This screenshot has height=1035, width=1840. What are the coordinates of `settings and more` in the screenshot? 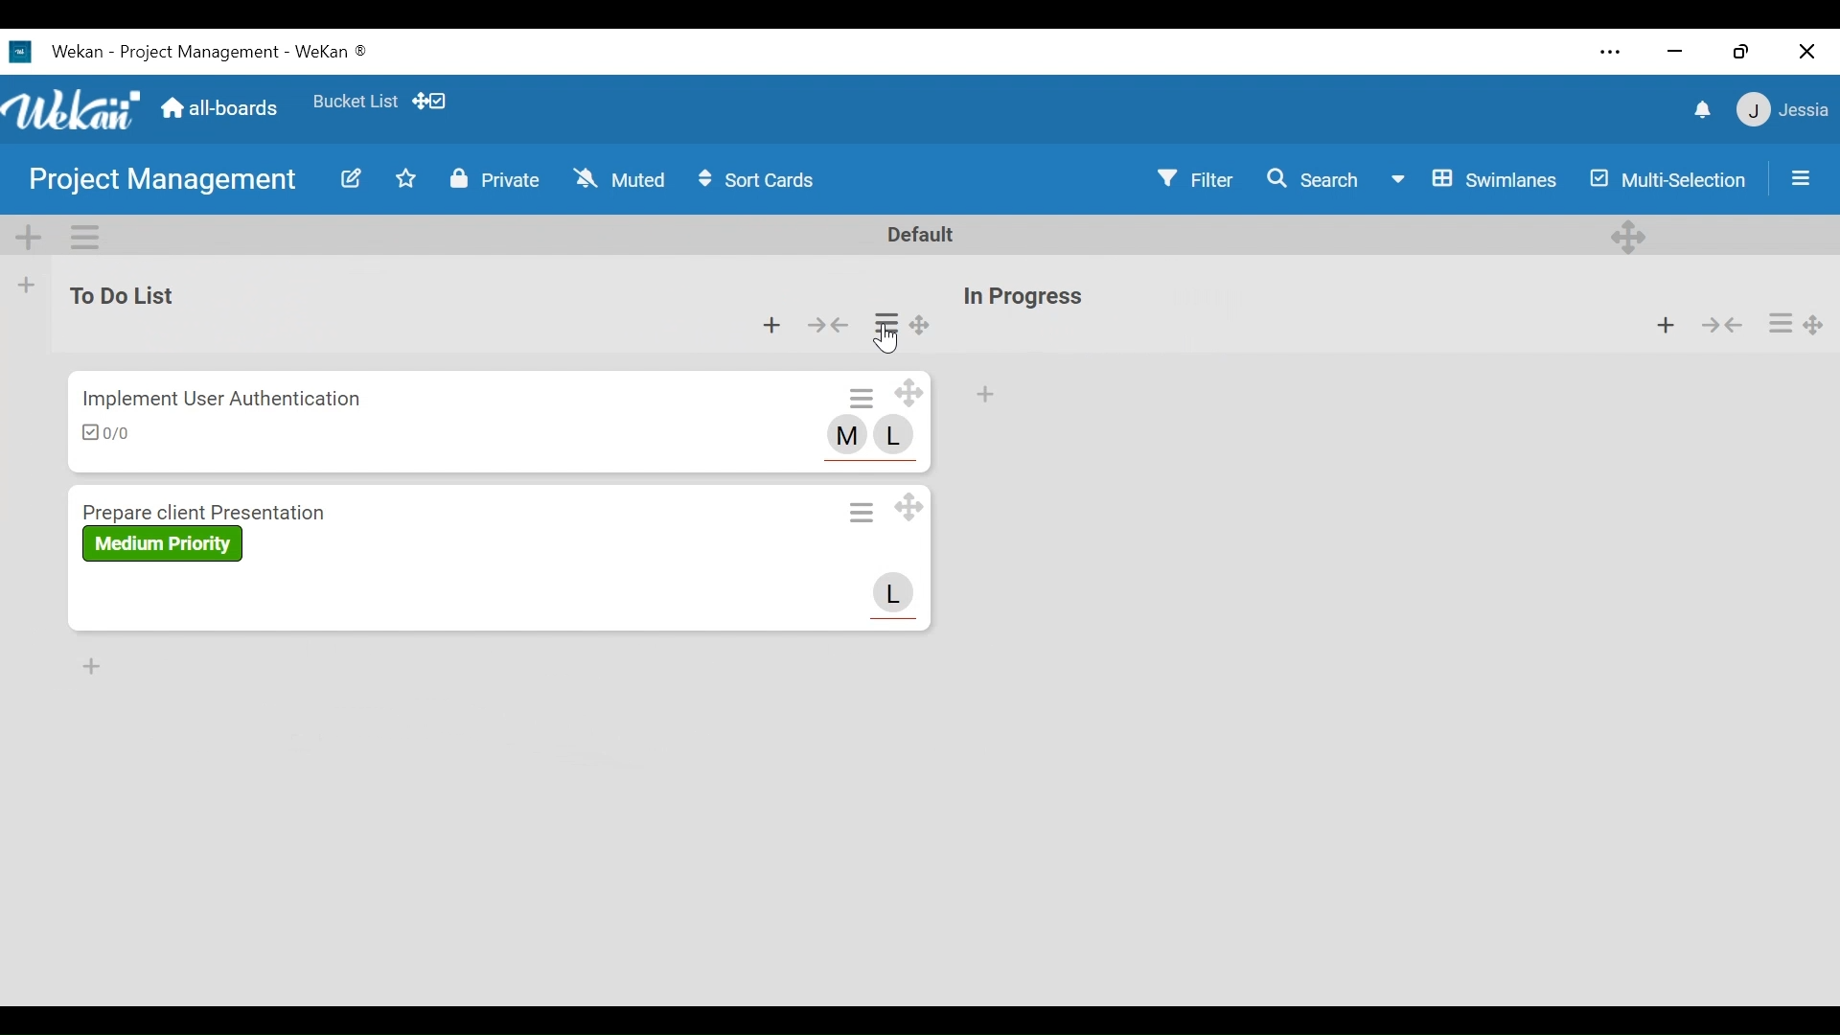 It's located at (1611, 52).